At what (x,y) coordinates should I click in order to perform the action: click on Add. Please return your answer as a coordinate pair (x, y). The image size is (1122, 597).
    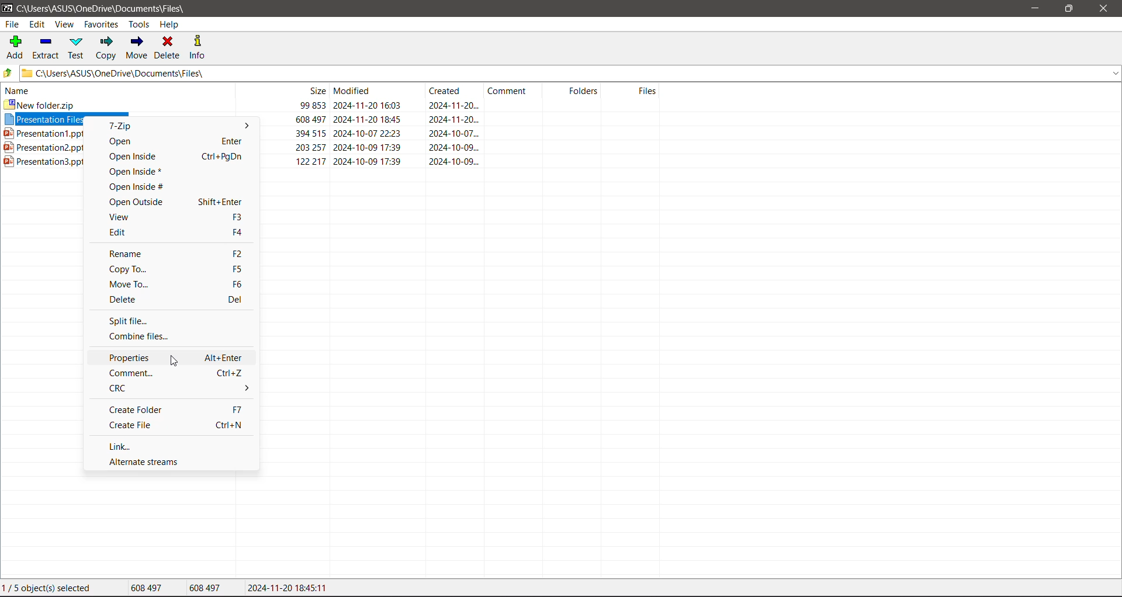
    Looking at the image, I should click on (13, 47).